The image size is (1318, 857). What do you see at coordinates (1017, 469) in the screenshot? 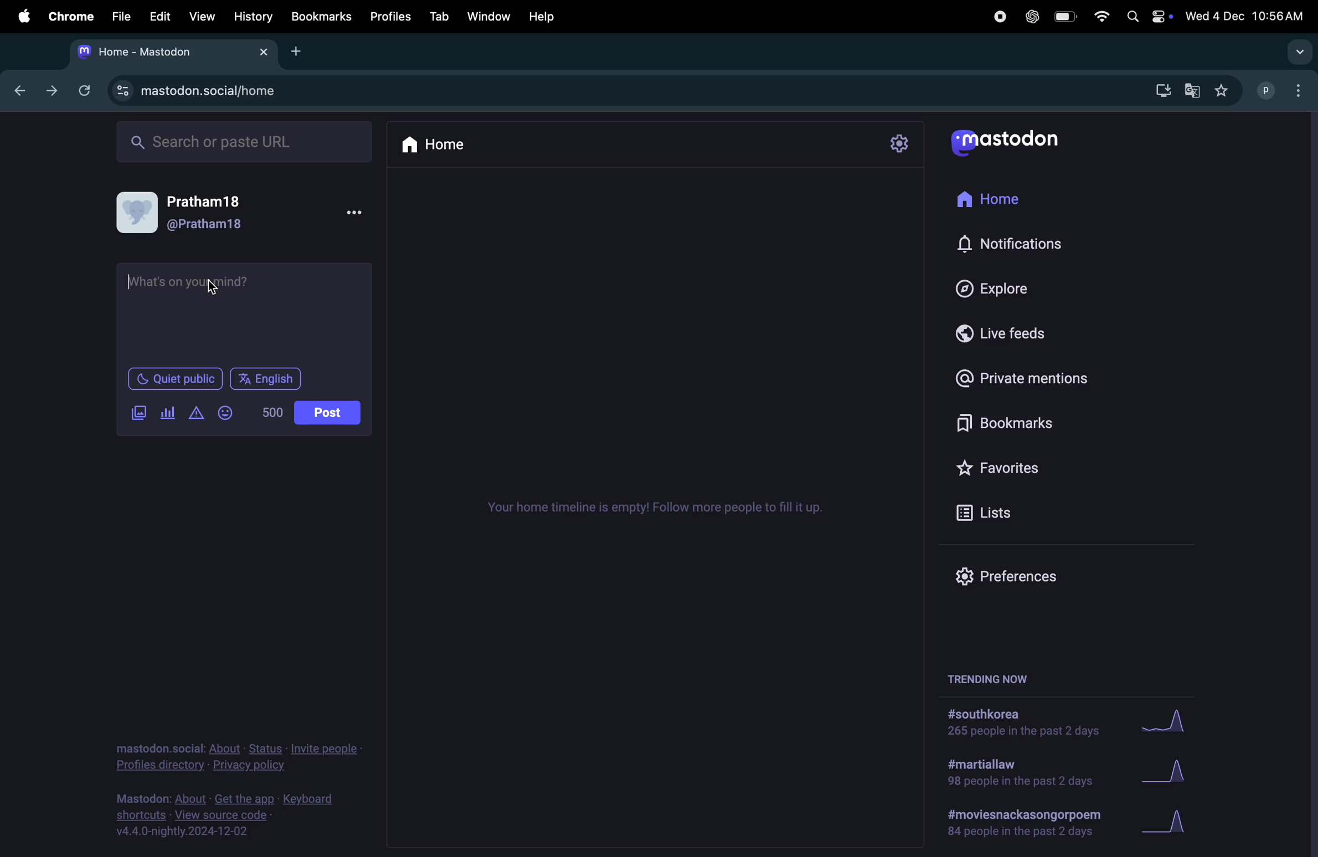
I see `favourites` at bounding box center [1017, 469].